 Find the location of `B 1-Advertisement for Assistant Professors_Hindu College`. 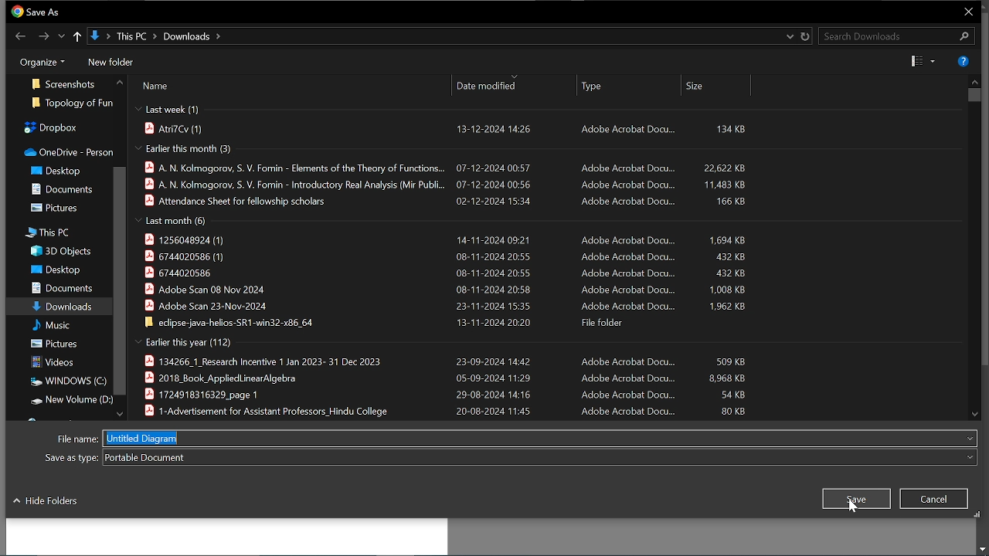

B 1-Advertisement for Assistant Professors_Hindu College is located at coordinates (267, 410).